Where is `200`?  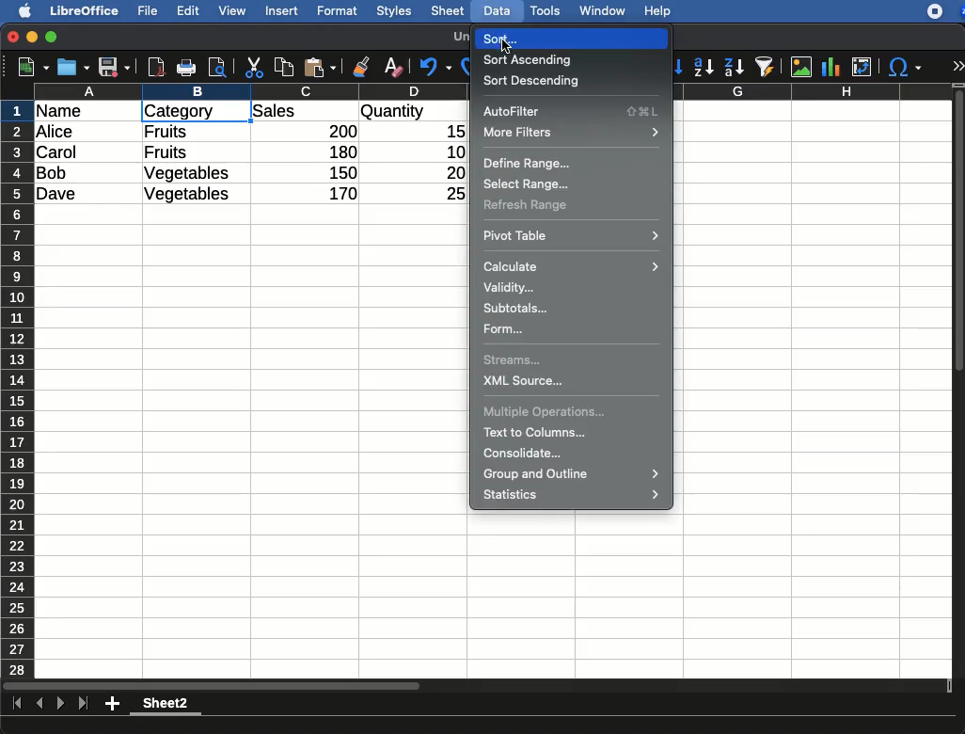 200 is located at coordinates (338, 131).